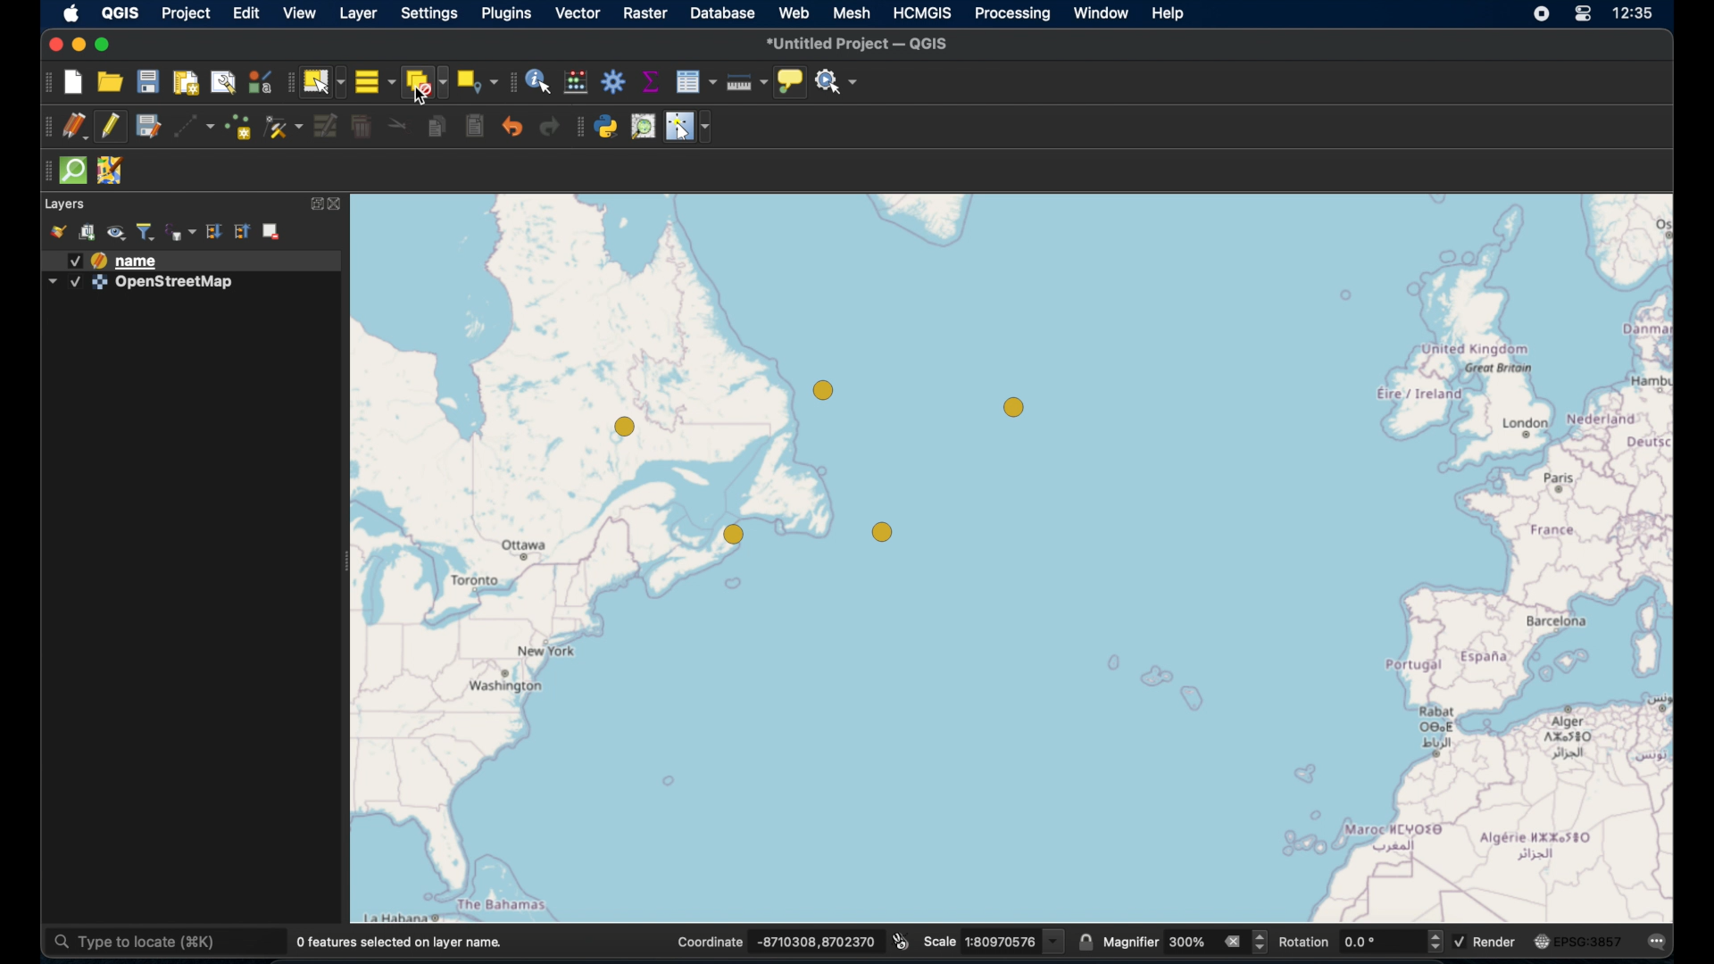 This screenshot has width=1714, height=964. Describe the element at coordinates (47, 82) in the screenshot. I see `project toolbar` at that location.